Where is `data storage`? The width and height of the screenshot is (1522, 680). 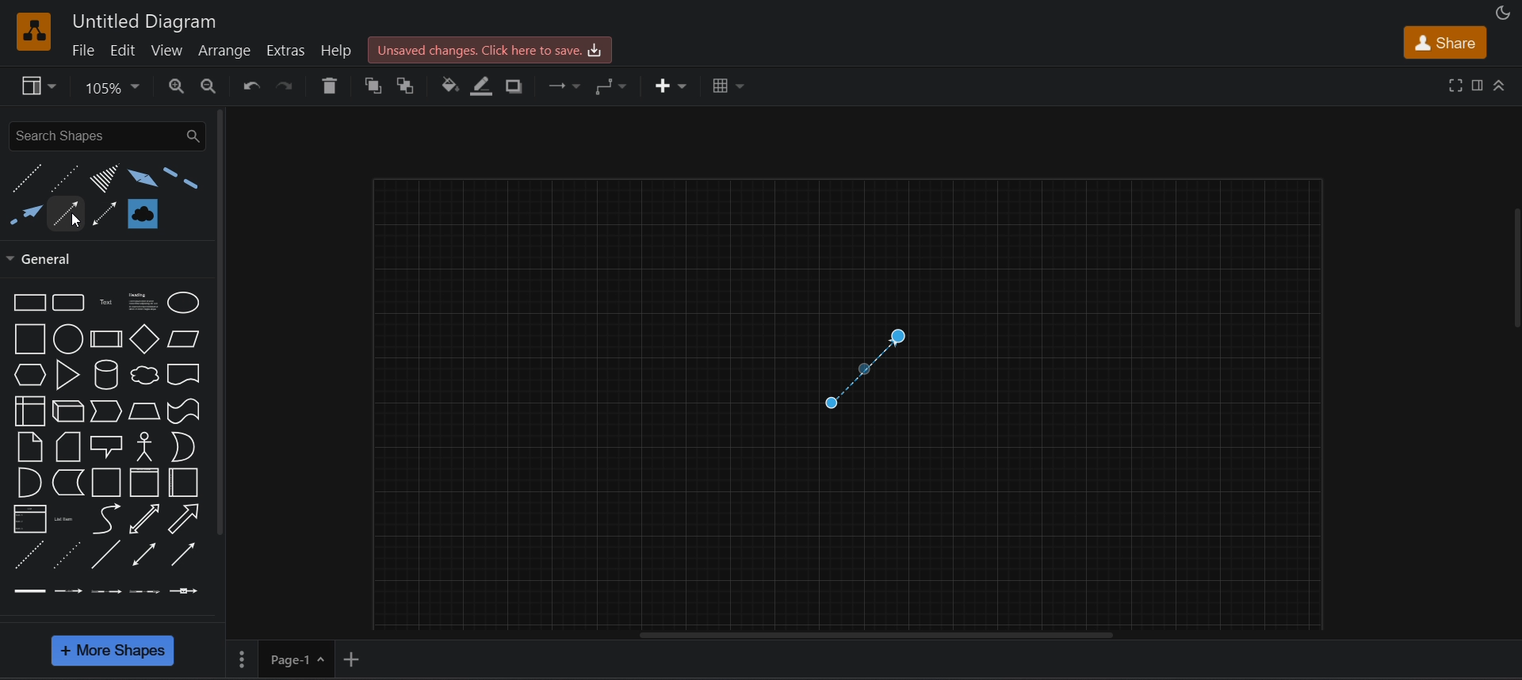
data storage is located at coordinates (67, 482).